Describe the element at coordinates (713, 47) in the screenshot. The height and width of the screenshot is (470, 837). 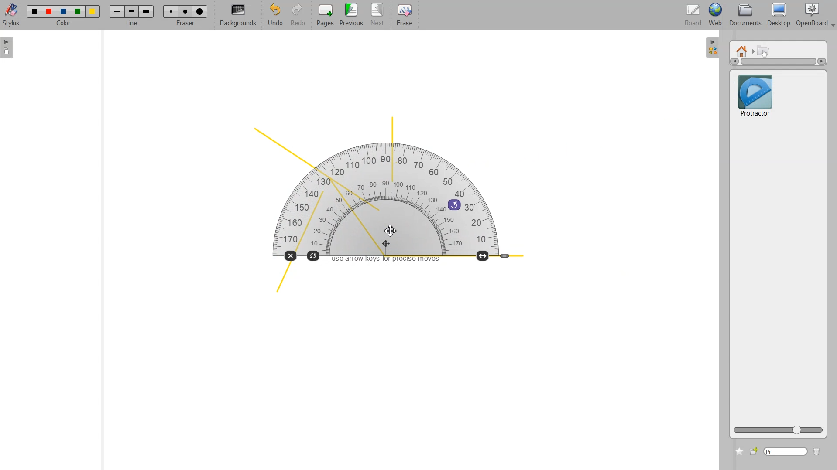
I see `Sidebar` at that location.